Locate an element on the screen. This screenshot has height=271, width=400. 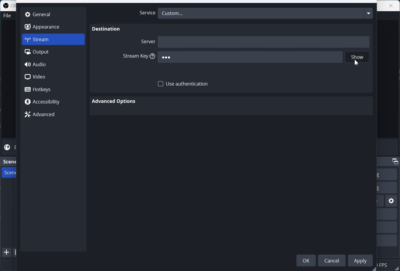
Appearance is located at coordinates (53, 26).